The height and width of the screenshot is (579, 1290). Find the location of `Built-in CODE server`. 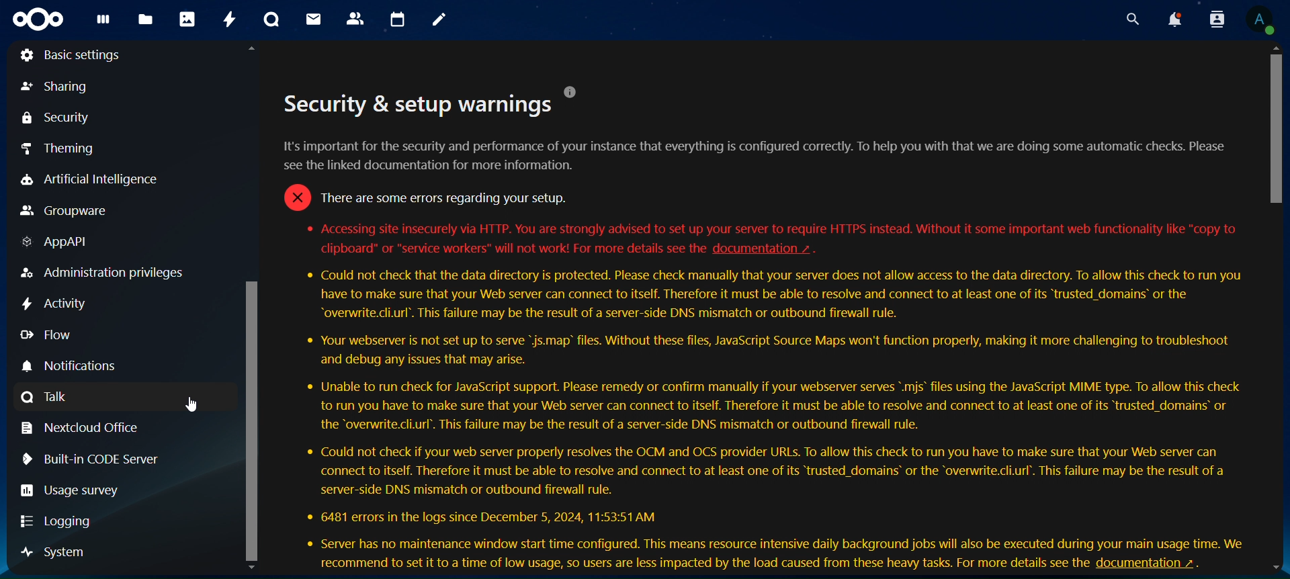

Built-in CODE server is located at coordinates (89, 463).